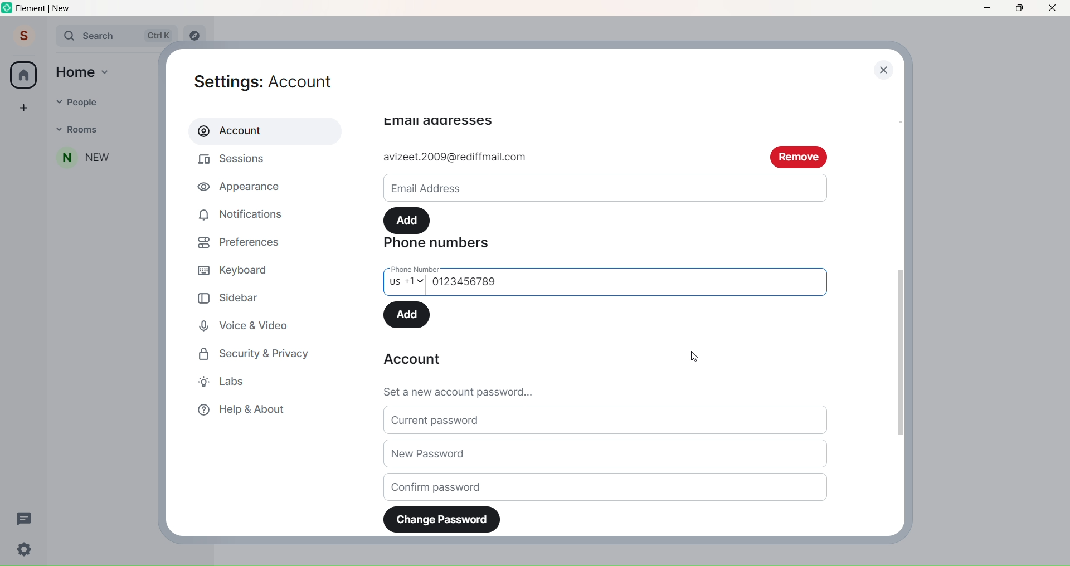 The height and width of the screenshot is (566, 1070). I want to click on Voice and Video, so click(246, 323).